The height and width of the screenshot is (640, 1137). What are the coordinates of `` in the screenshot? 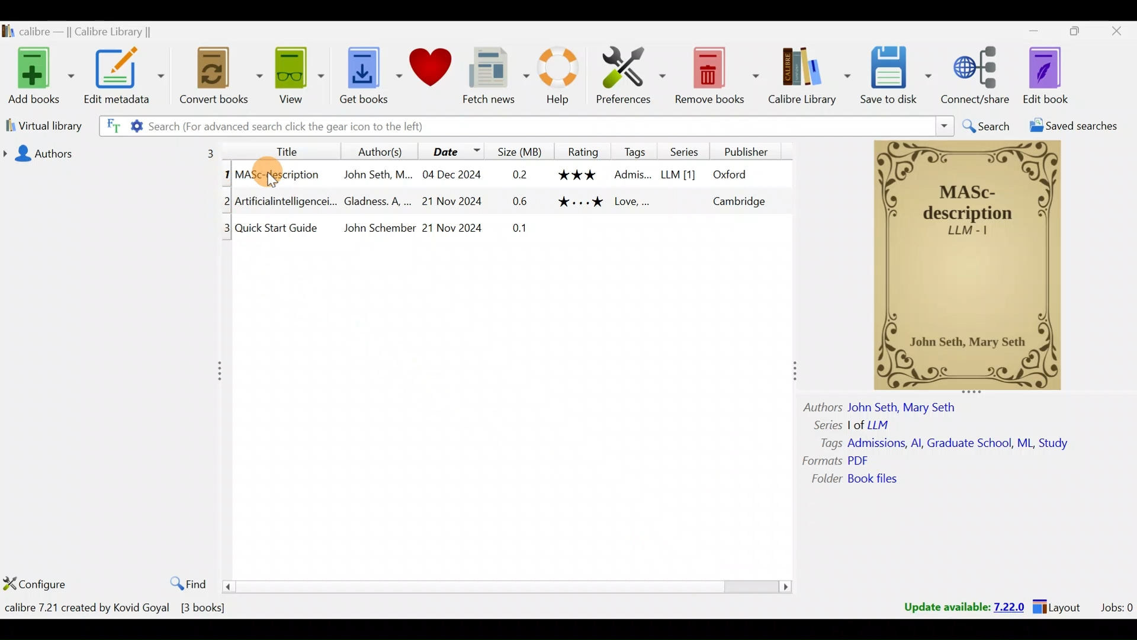 It's located at (823, 461).